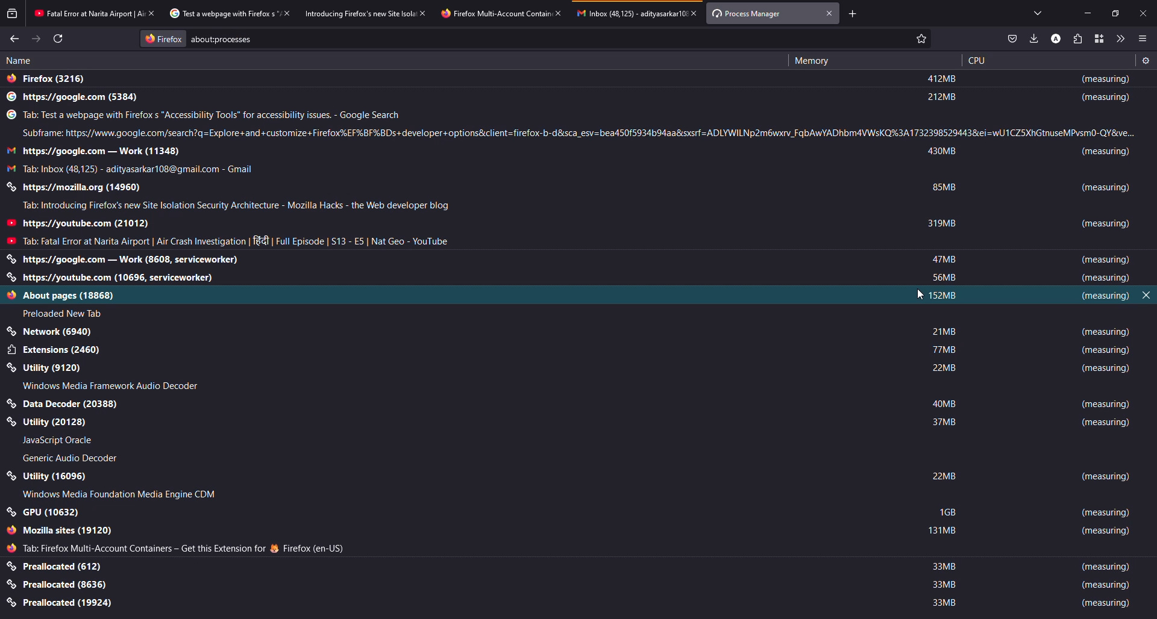  Describe the element at coordinates (1146, 294) in the screenshot. I see `close` at that location.